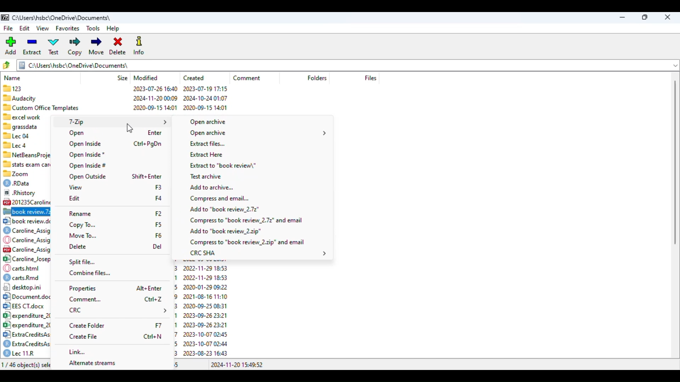 The width and height of the screenshot is (680, 382). What do you see at coordinates (159, 225) in the screenshot?
I see `shortcut for copy to` at bounding box center [159, 225].